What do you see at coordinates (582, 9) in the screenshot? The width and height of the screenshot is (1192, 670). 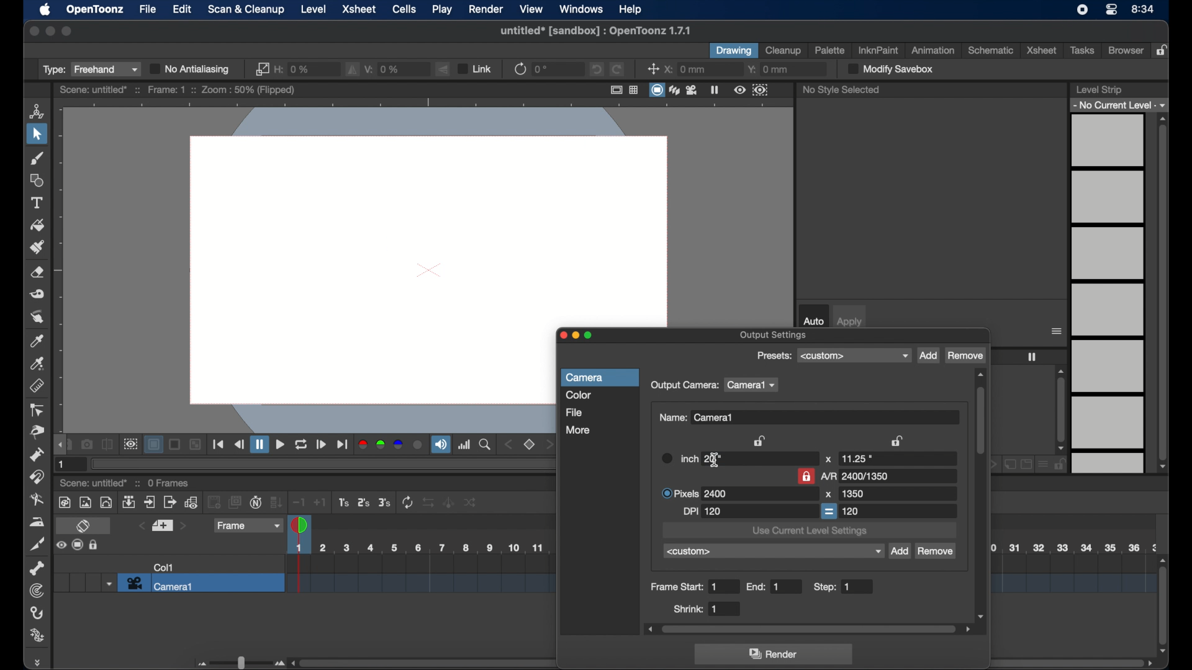 I see `windows` at bounding box center [582, 9].